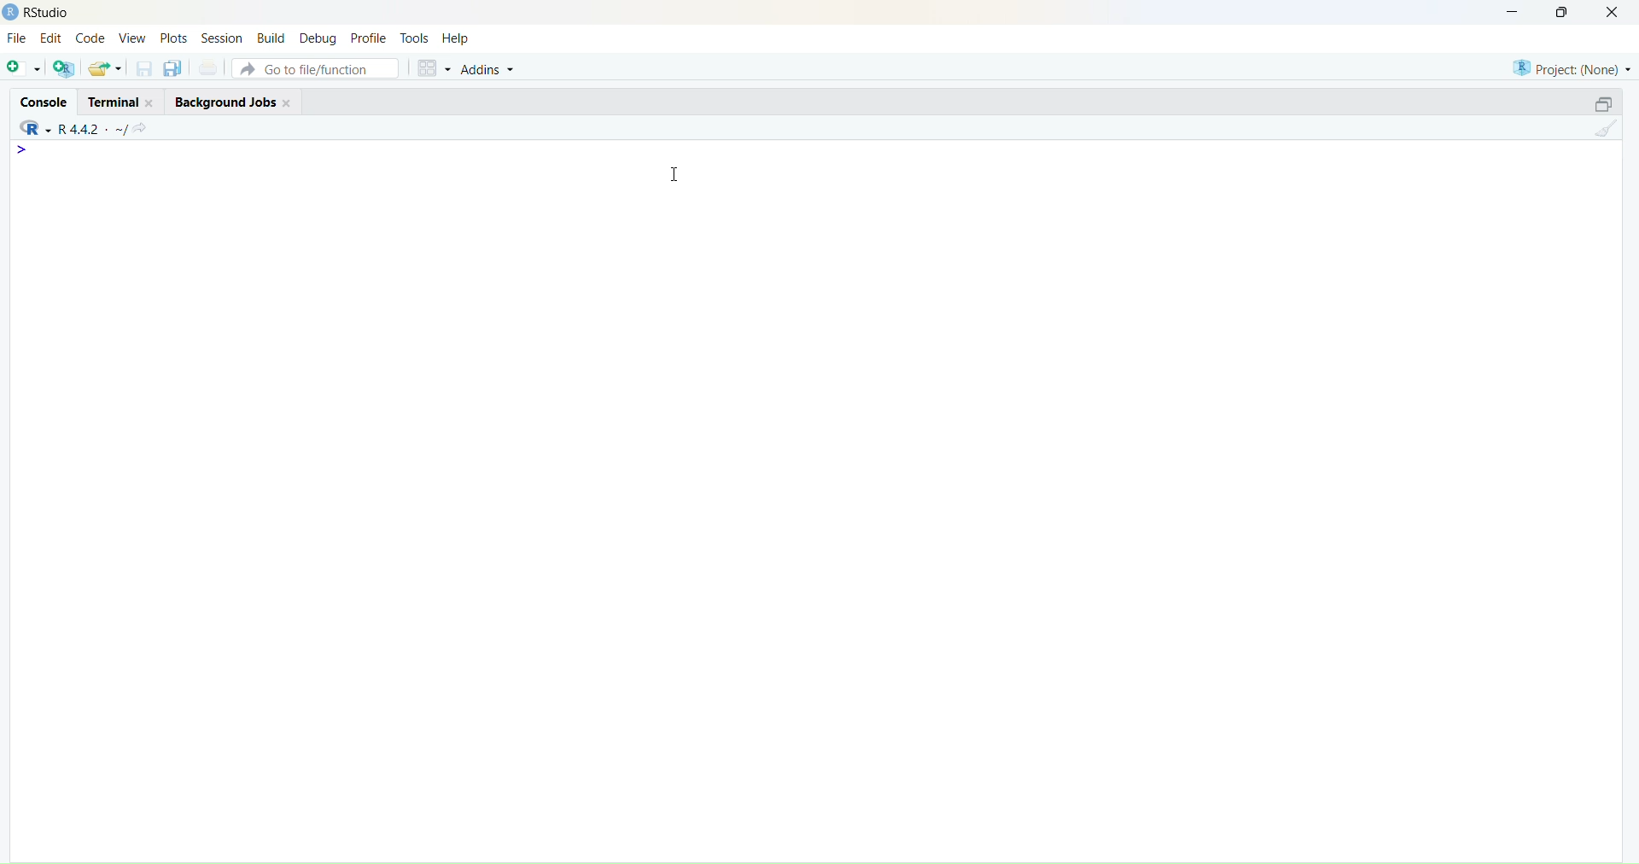  I want to click on R.4.4.2~/, so click(90, 128).